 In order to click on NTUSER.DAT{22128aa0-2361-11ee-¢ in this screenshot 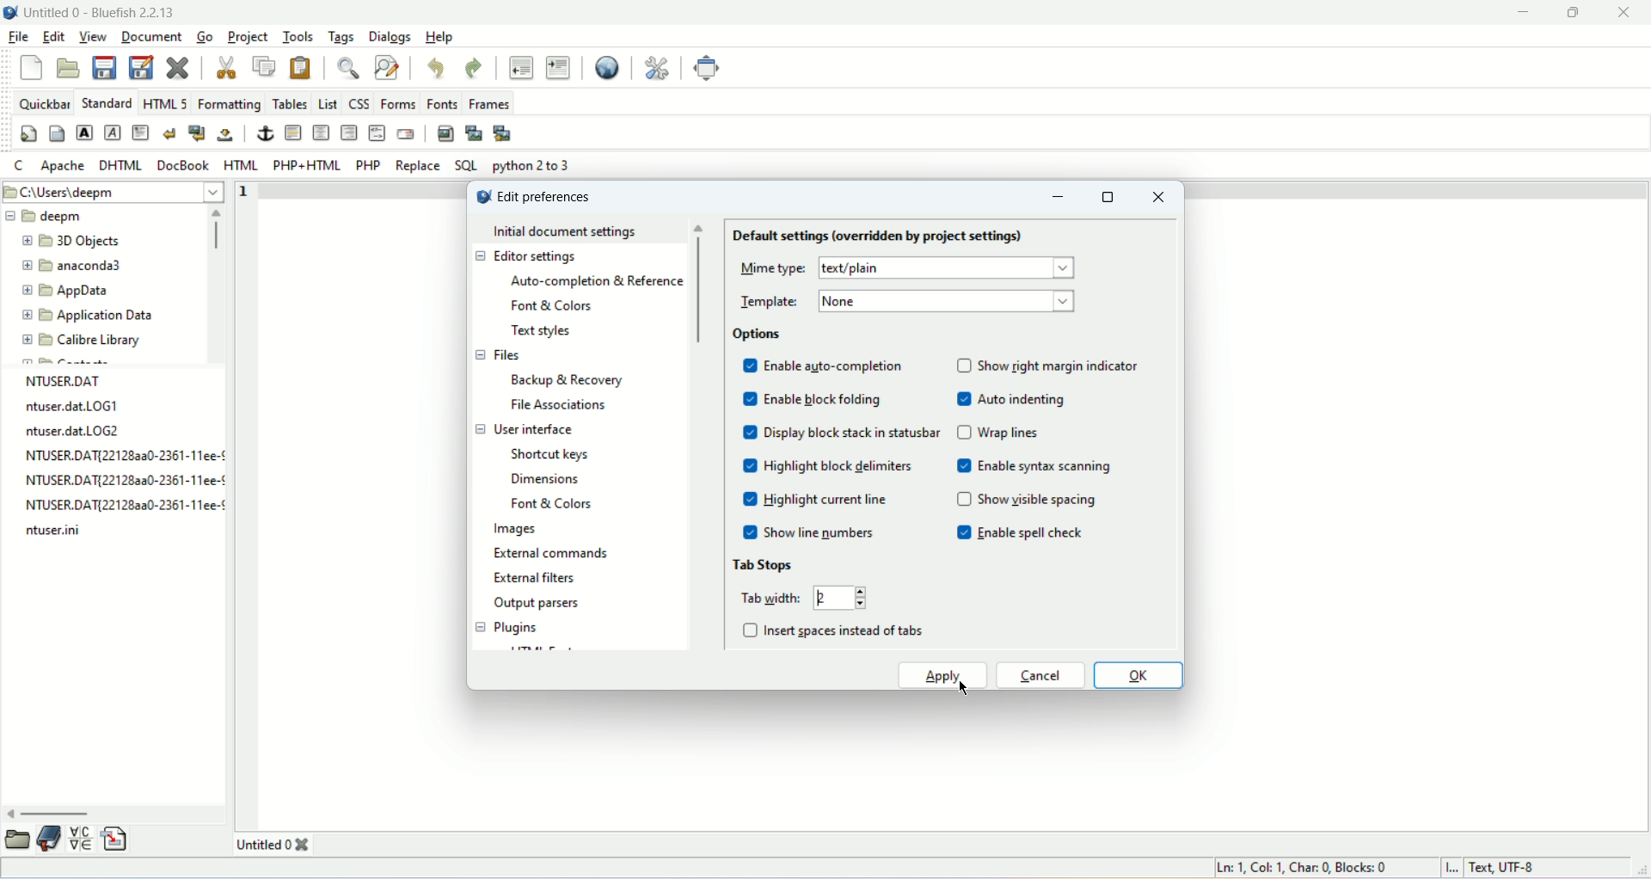, I will do `click(119, 506)`.